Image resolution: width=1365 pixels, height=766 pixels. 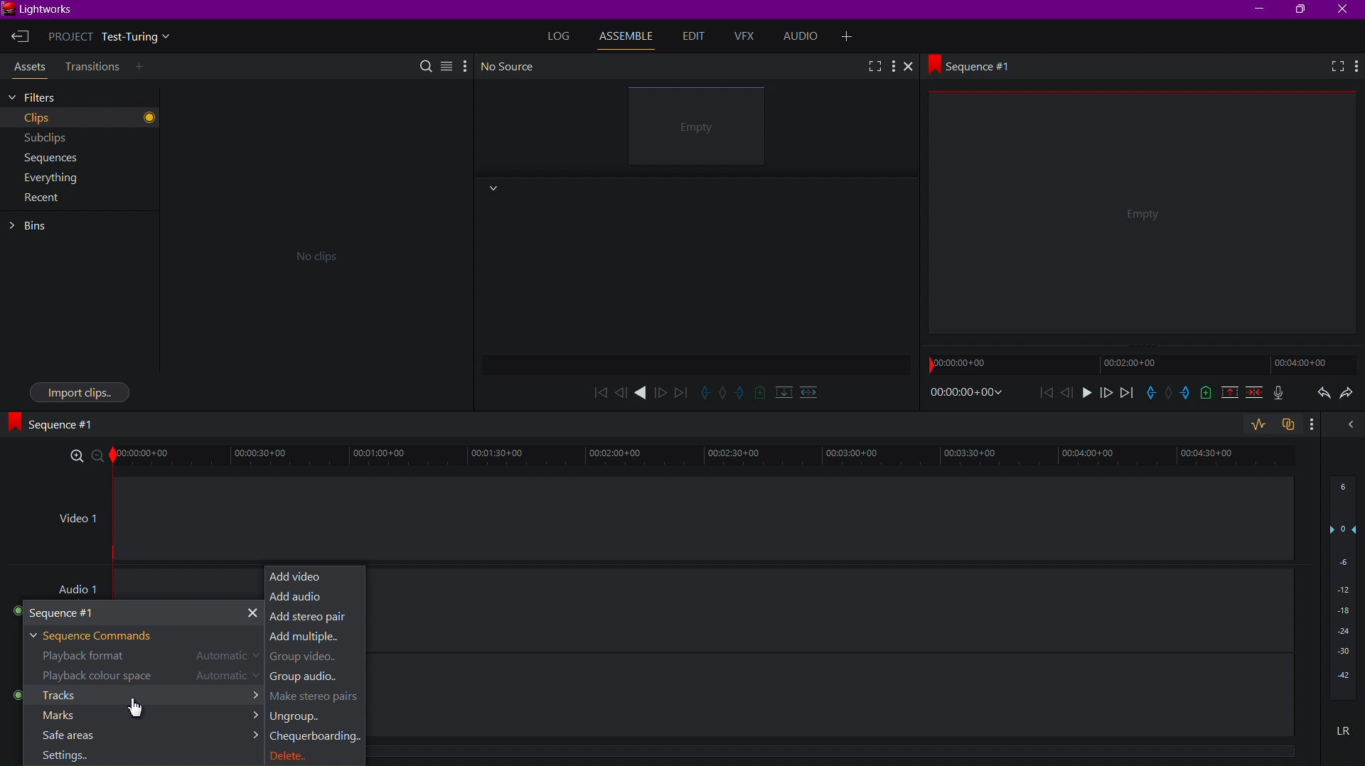 What do you see at coordinates (851, 35) in the screenshot?
I see `Add ` at bounding box center [851, 35].